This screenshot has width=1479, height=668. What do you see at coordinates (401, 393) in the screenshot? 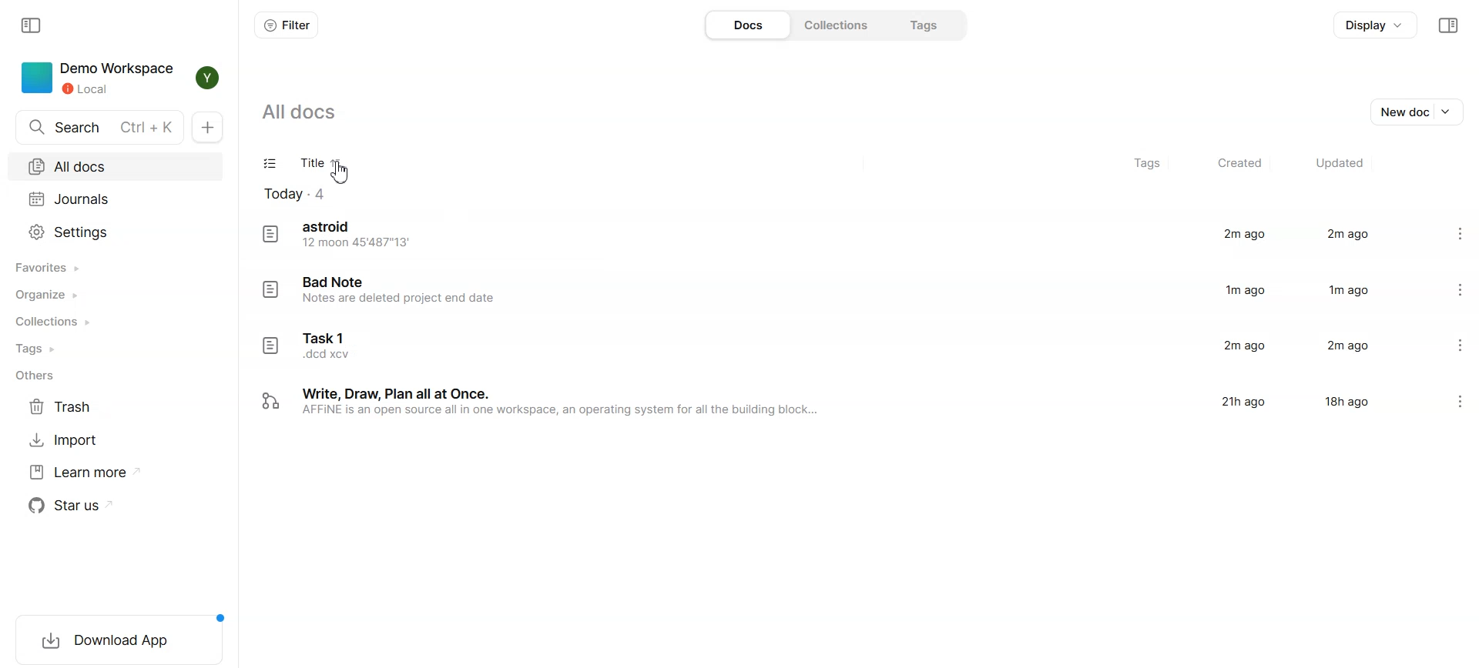
I see `Write, Draw, Plan all at Once.` at bounding box center [401, 393].